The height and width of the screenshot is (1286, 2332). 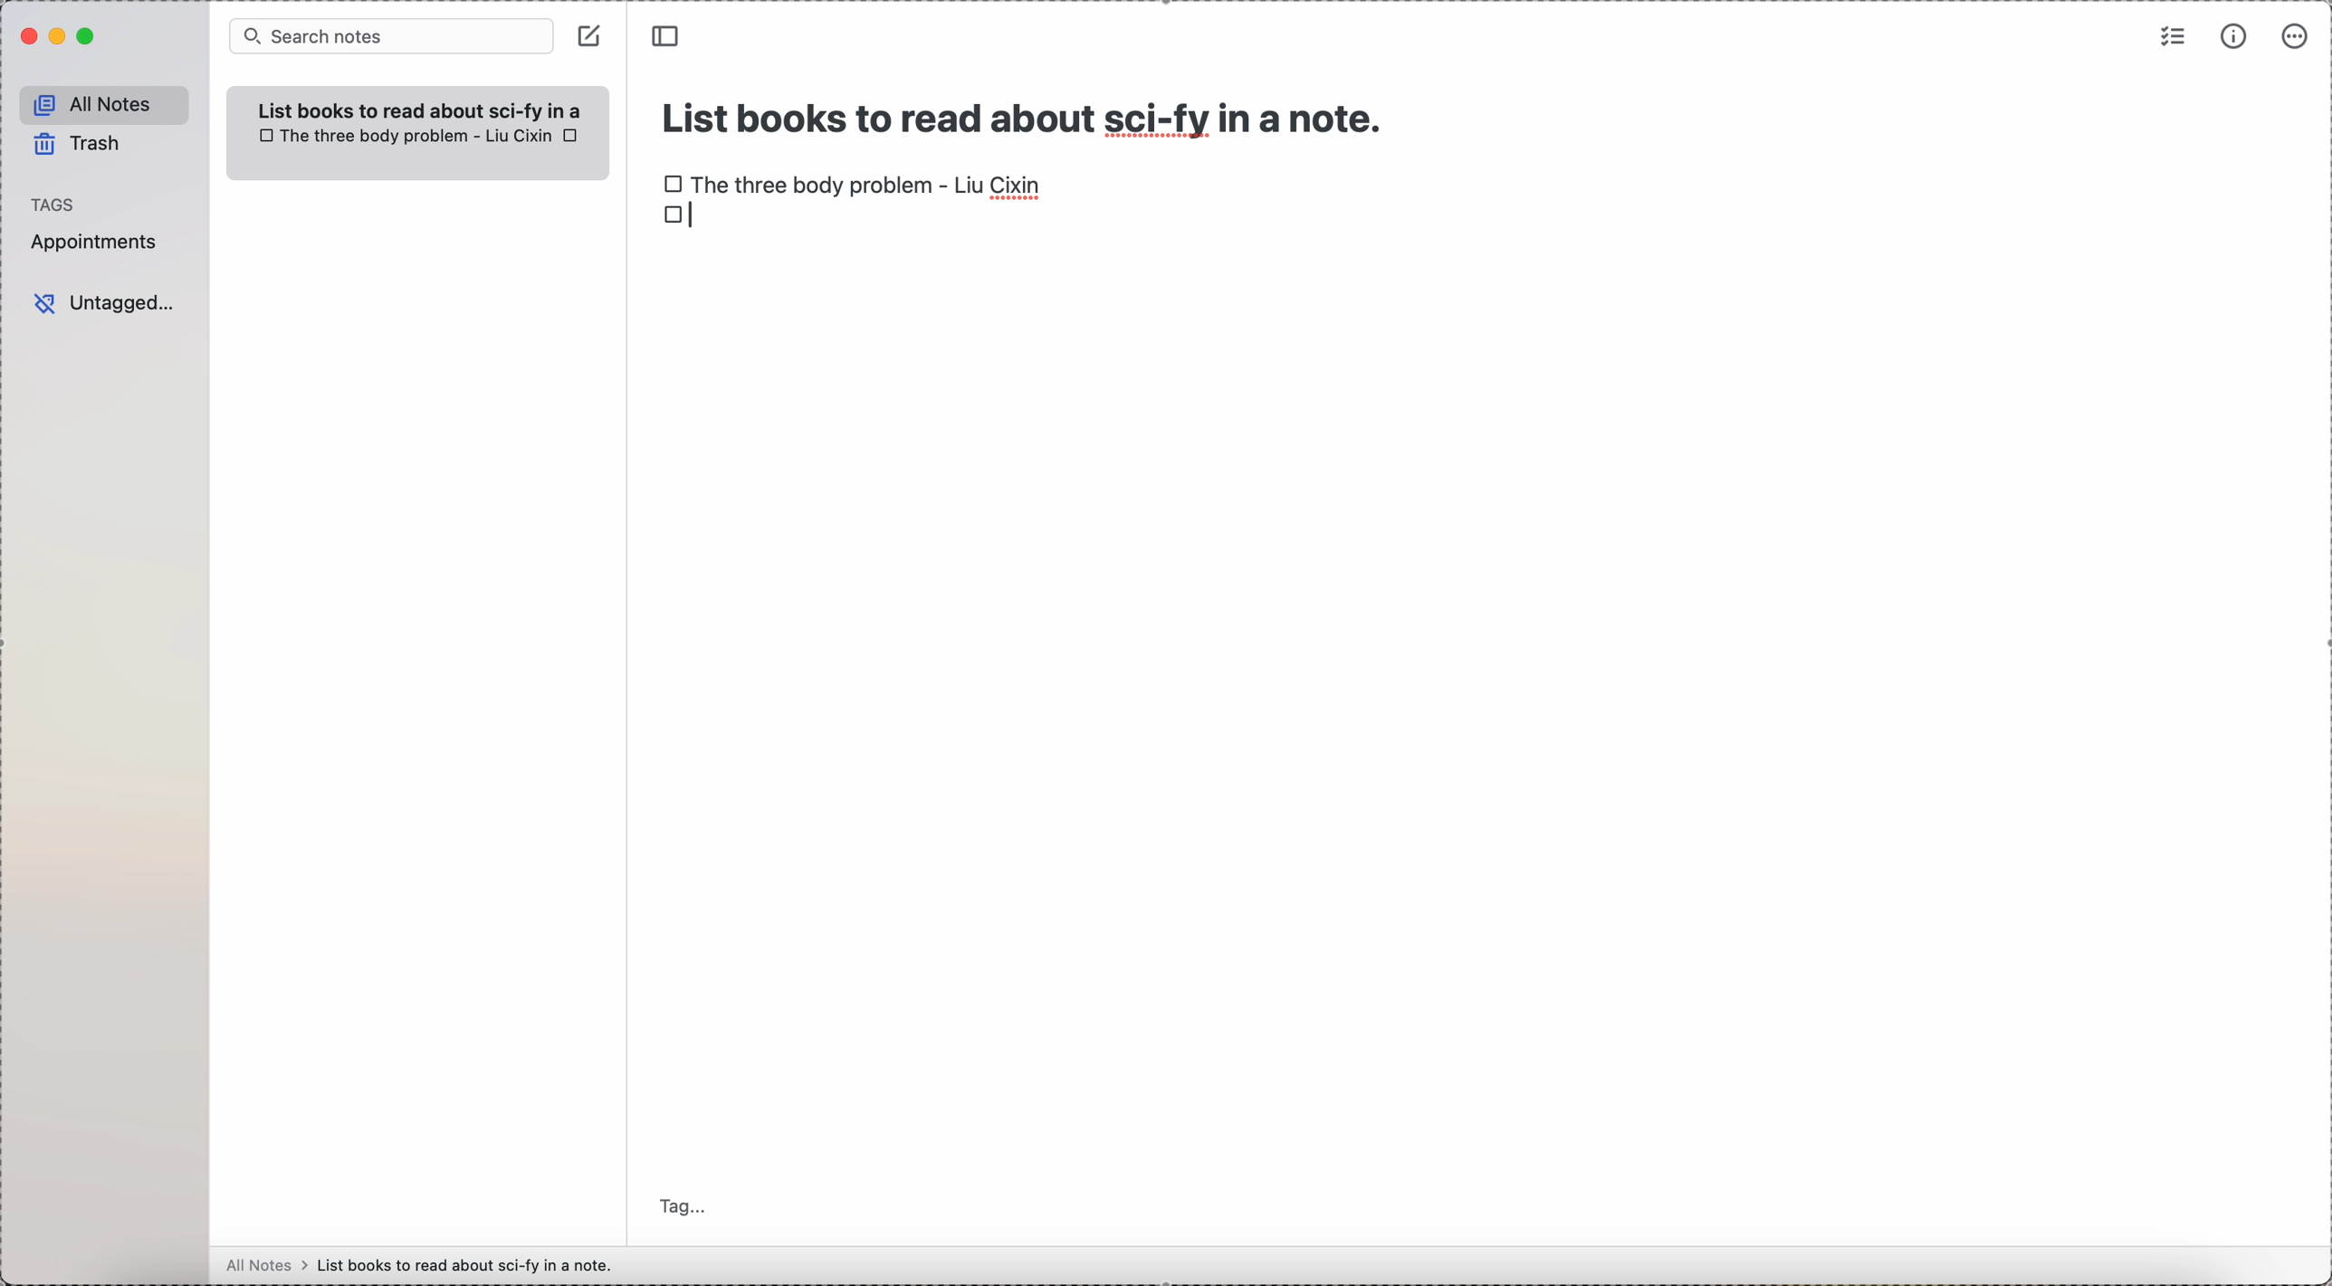 What do you see at coordinates (403, 136) in the screenshot?
I see `checkbox The Three body problem - Liu Cixin book` at bounding box center [403, 136].